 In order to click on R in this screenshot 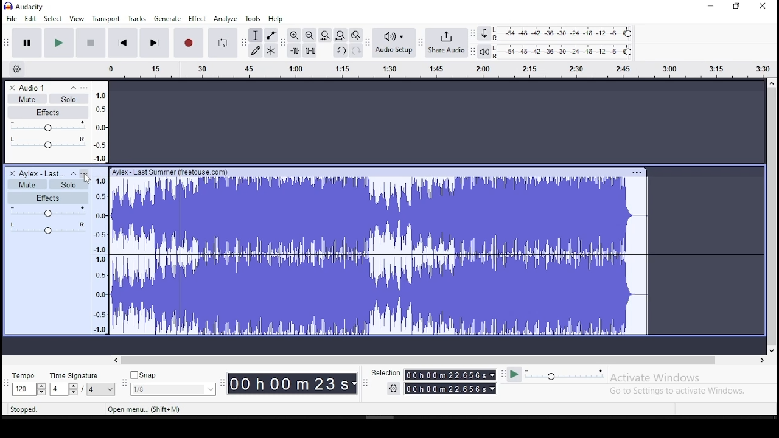, I will do `click(497, 57)`.